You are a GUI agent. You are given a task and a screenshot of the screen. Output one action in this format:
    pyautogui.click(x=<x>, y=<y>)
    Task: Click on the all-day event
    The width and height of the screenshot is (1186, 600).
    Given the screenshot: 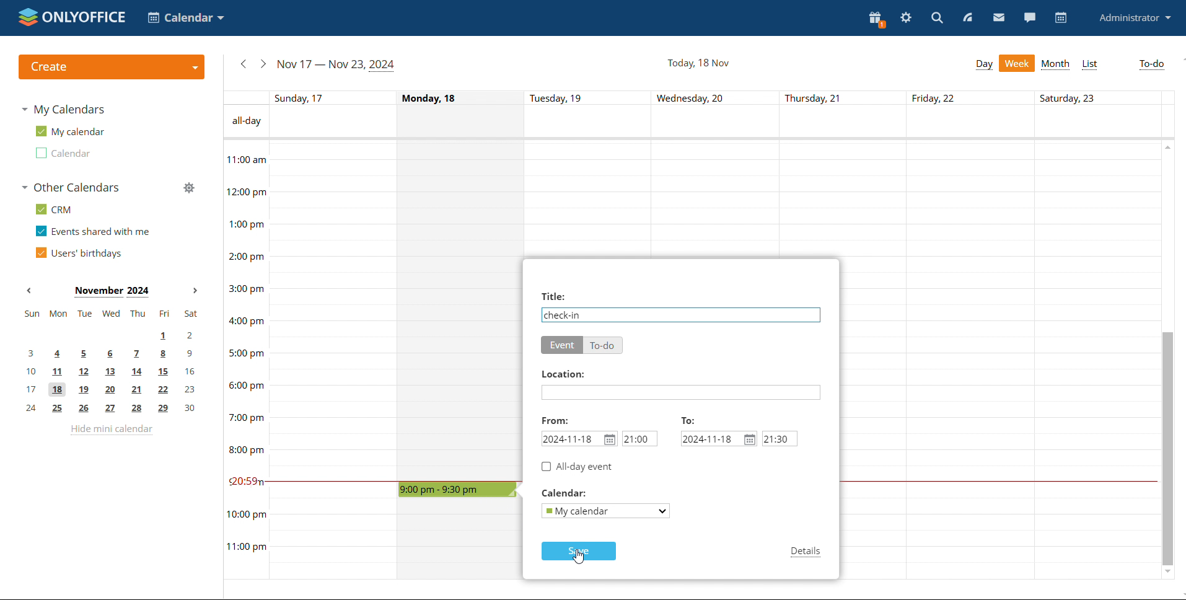 What is the action you would take?
    pyautogui.click(x=714, y=122)
    